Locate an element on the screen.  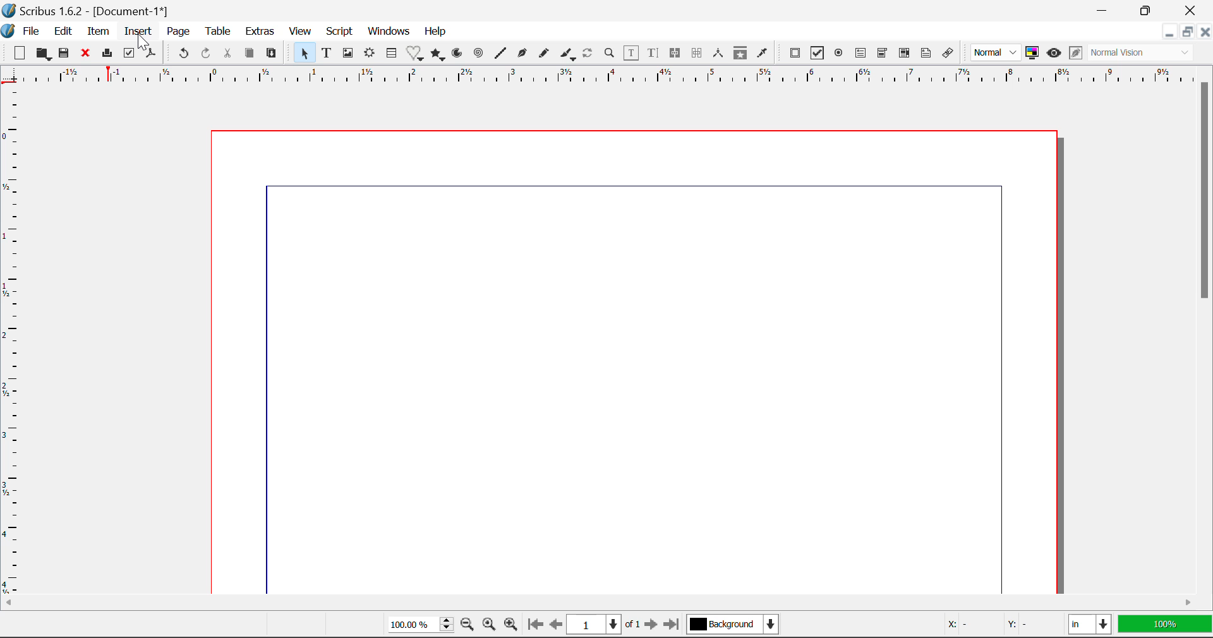
Select is located at coordinates (304, 53).